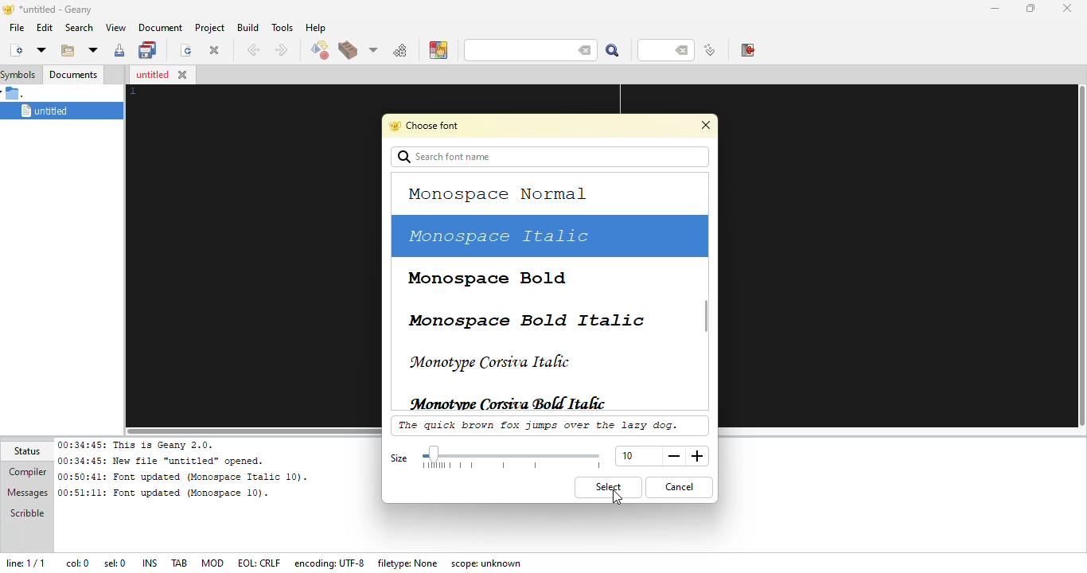  What do you see at coordinates (7, 9) in the screenshot?
I see `logo` at bounding box center [7, 9].